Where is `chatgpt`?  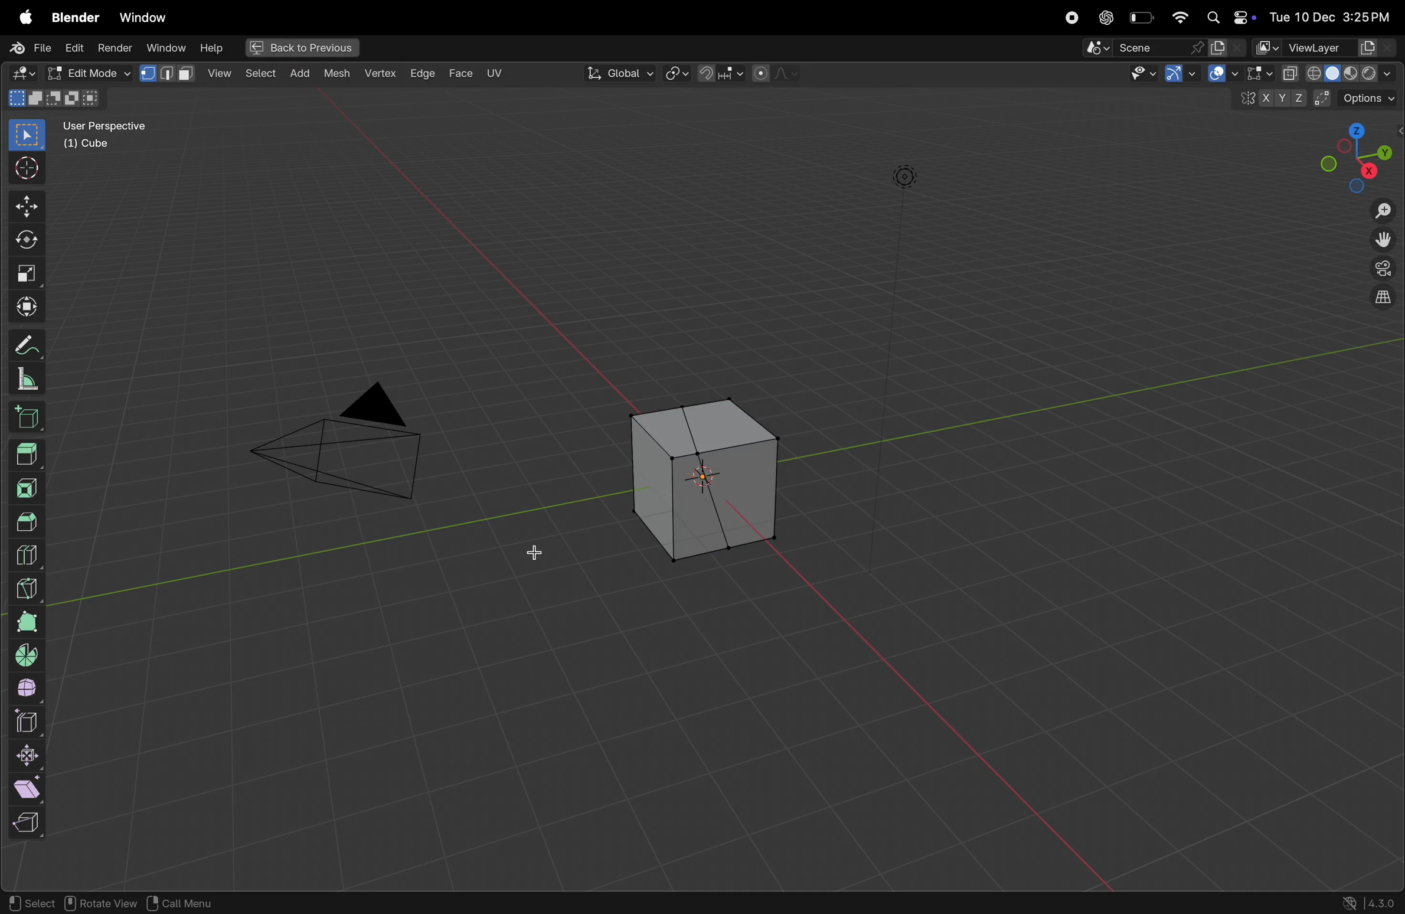
chatgpt is located at coordinates (1106, 17).